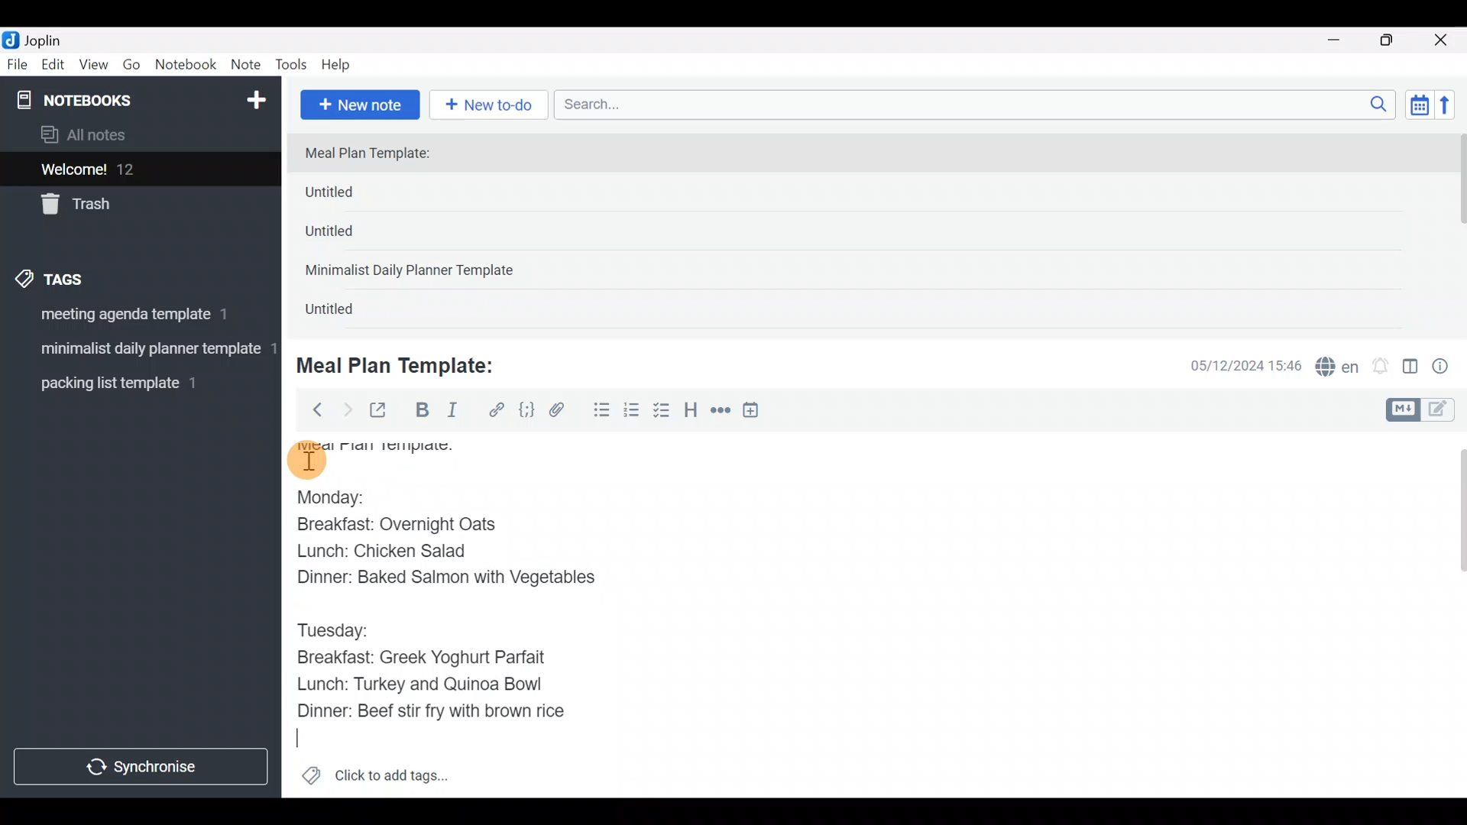 This screenshot has width=1467, height=825. I want to click on Welcome!, so click(138, 170).